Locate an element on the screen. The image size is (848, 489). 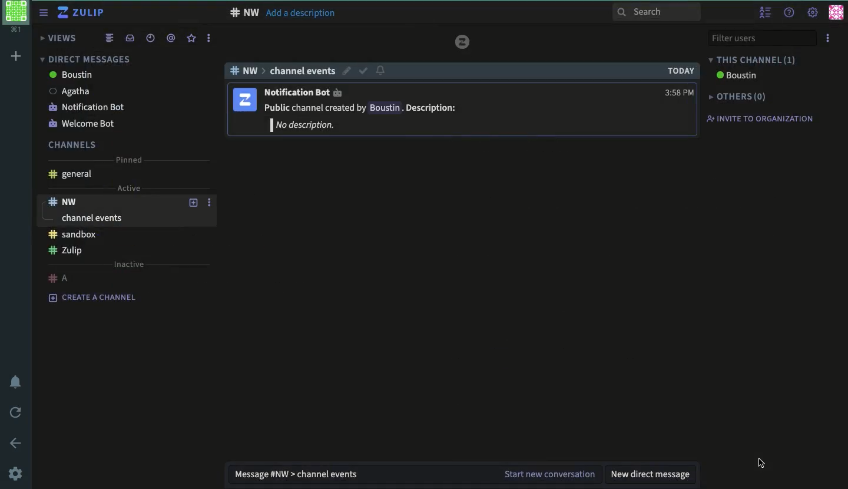
Zulip is located at coordinates (81, 12).